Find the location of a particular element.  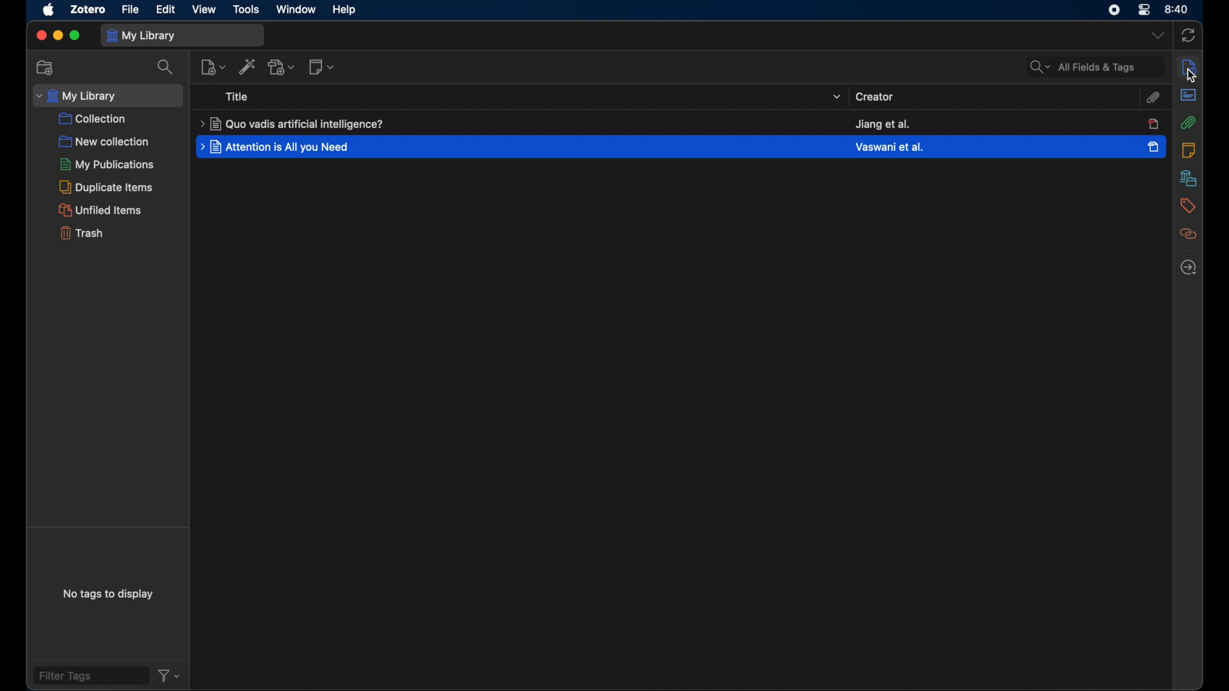

creator name is located at coordinates (881, 123).